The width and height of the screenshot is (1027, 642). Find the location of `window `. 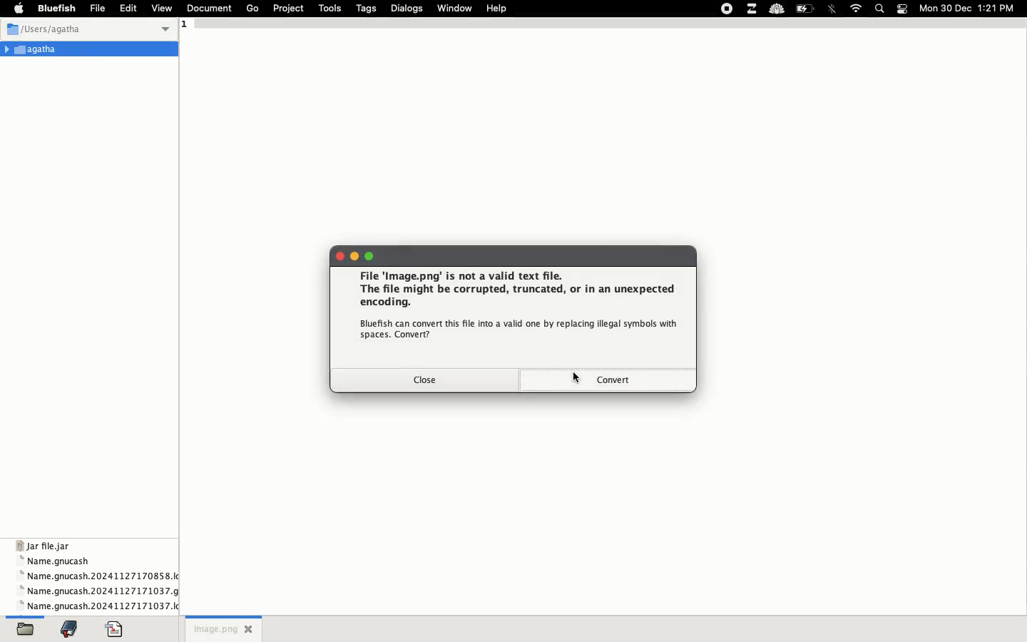

window  is located at coordinates (453, 8).